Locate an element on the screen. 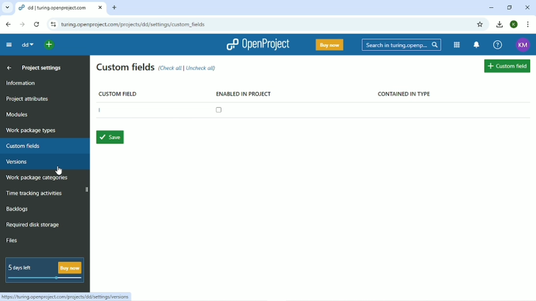  Modules is located at coordinates (18, 114).